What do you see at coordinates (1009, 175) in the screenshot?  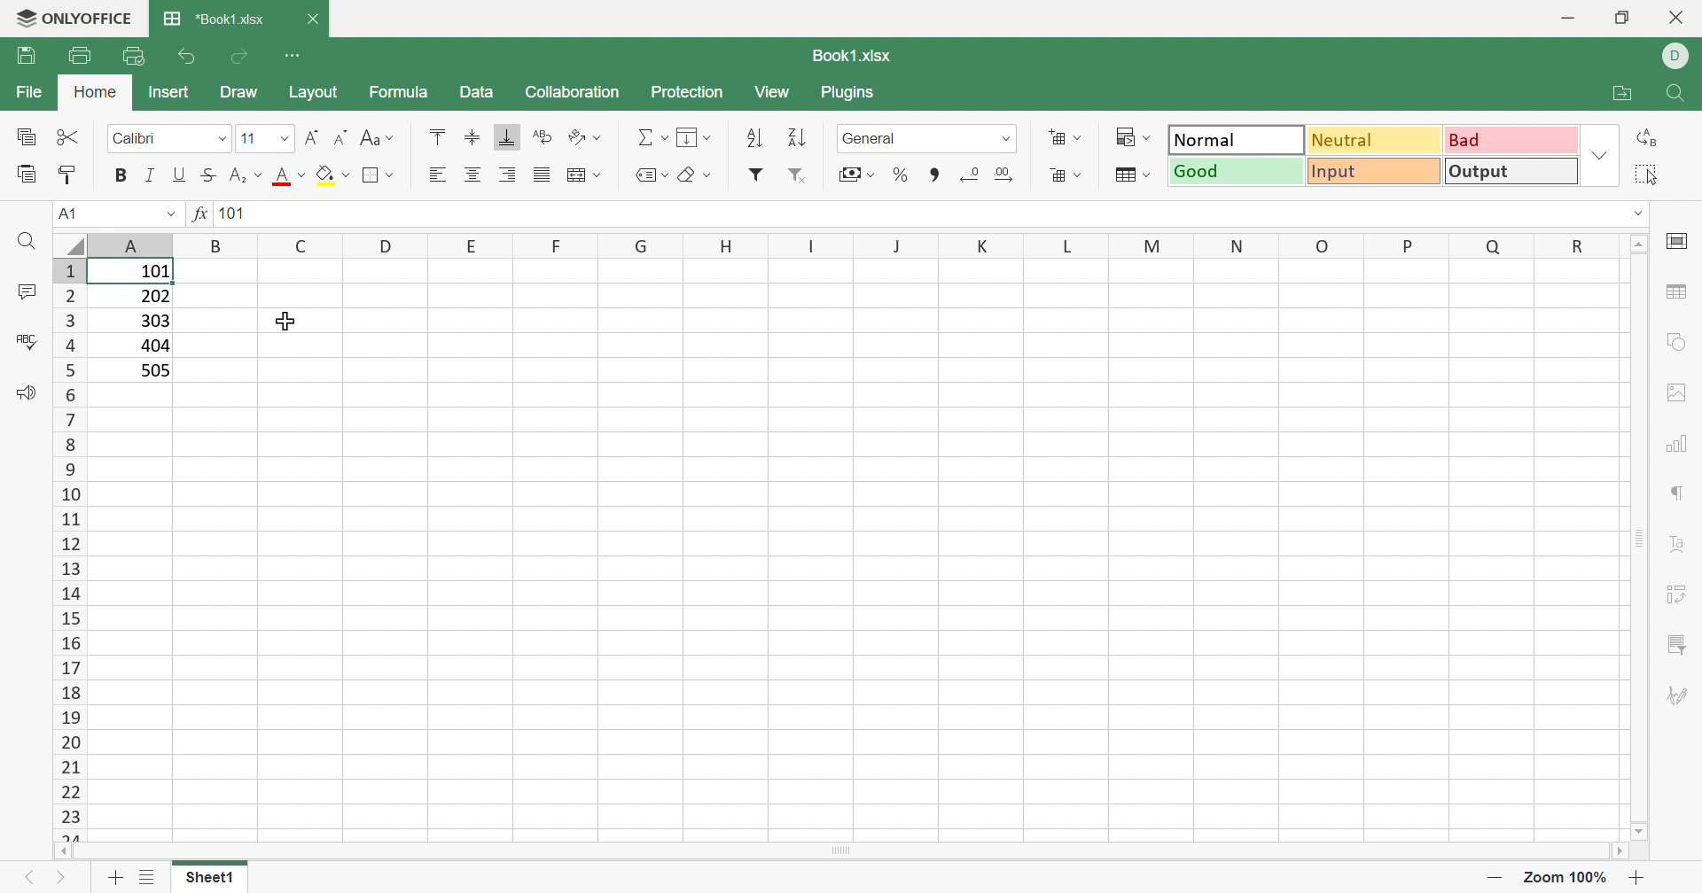 I see `Increase decimals` at bounding box center [1009, 175].